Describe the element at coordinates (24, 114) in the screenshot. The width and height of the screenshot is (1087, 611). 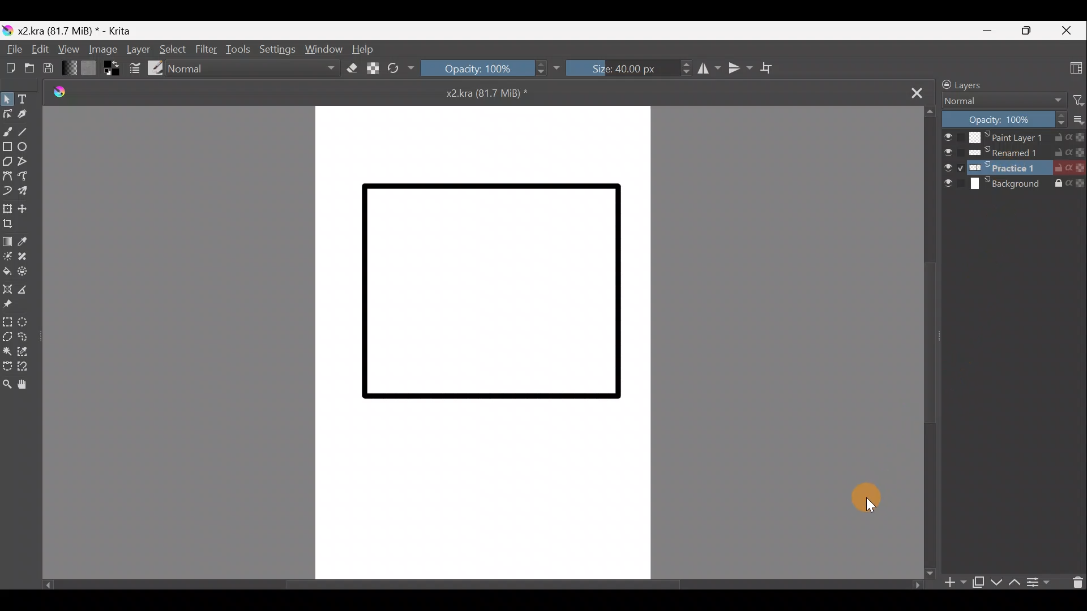
I see `Calligraphy` at that location.